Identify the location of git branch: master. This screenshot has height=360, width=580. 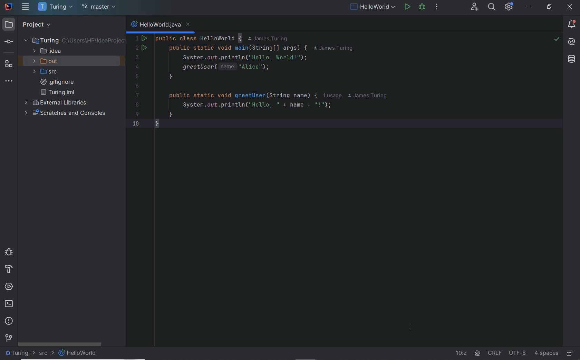
(100, 7).